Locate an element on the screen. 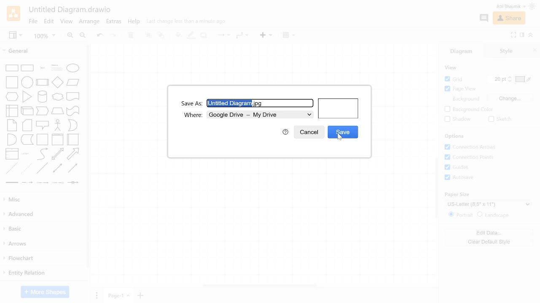  More shapes is located at coordinates (44, 292).